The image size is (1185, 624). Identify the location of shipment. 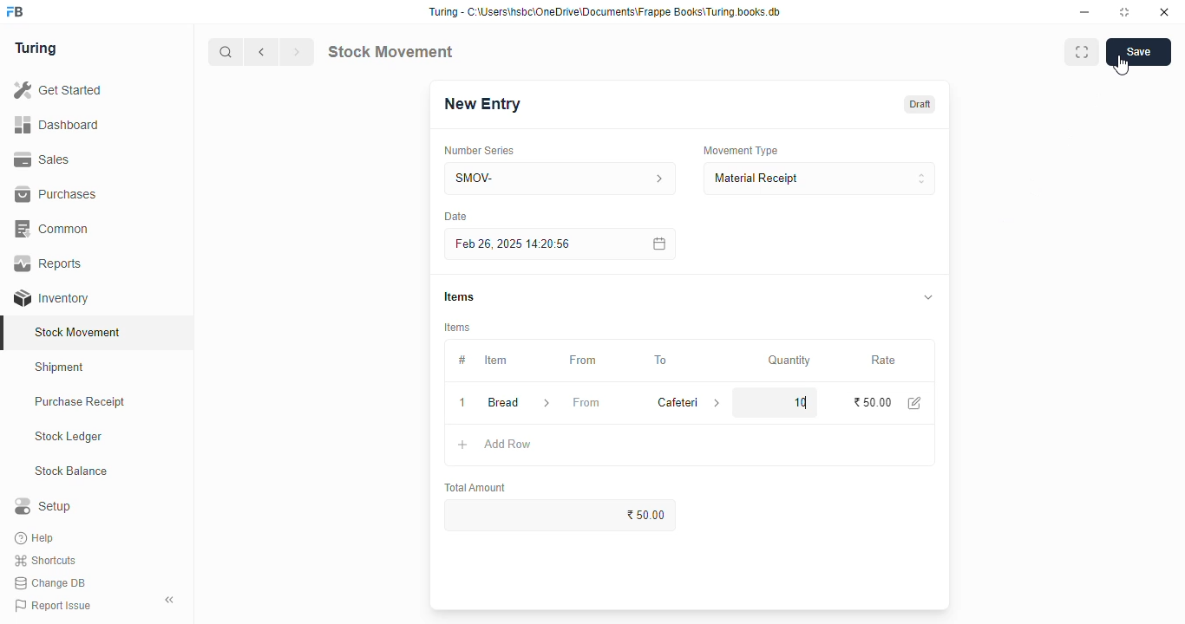
(60, 367).